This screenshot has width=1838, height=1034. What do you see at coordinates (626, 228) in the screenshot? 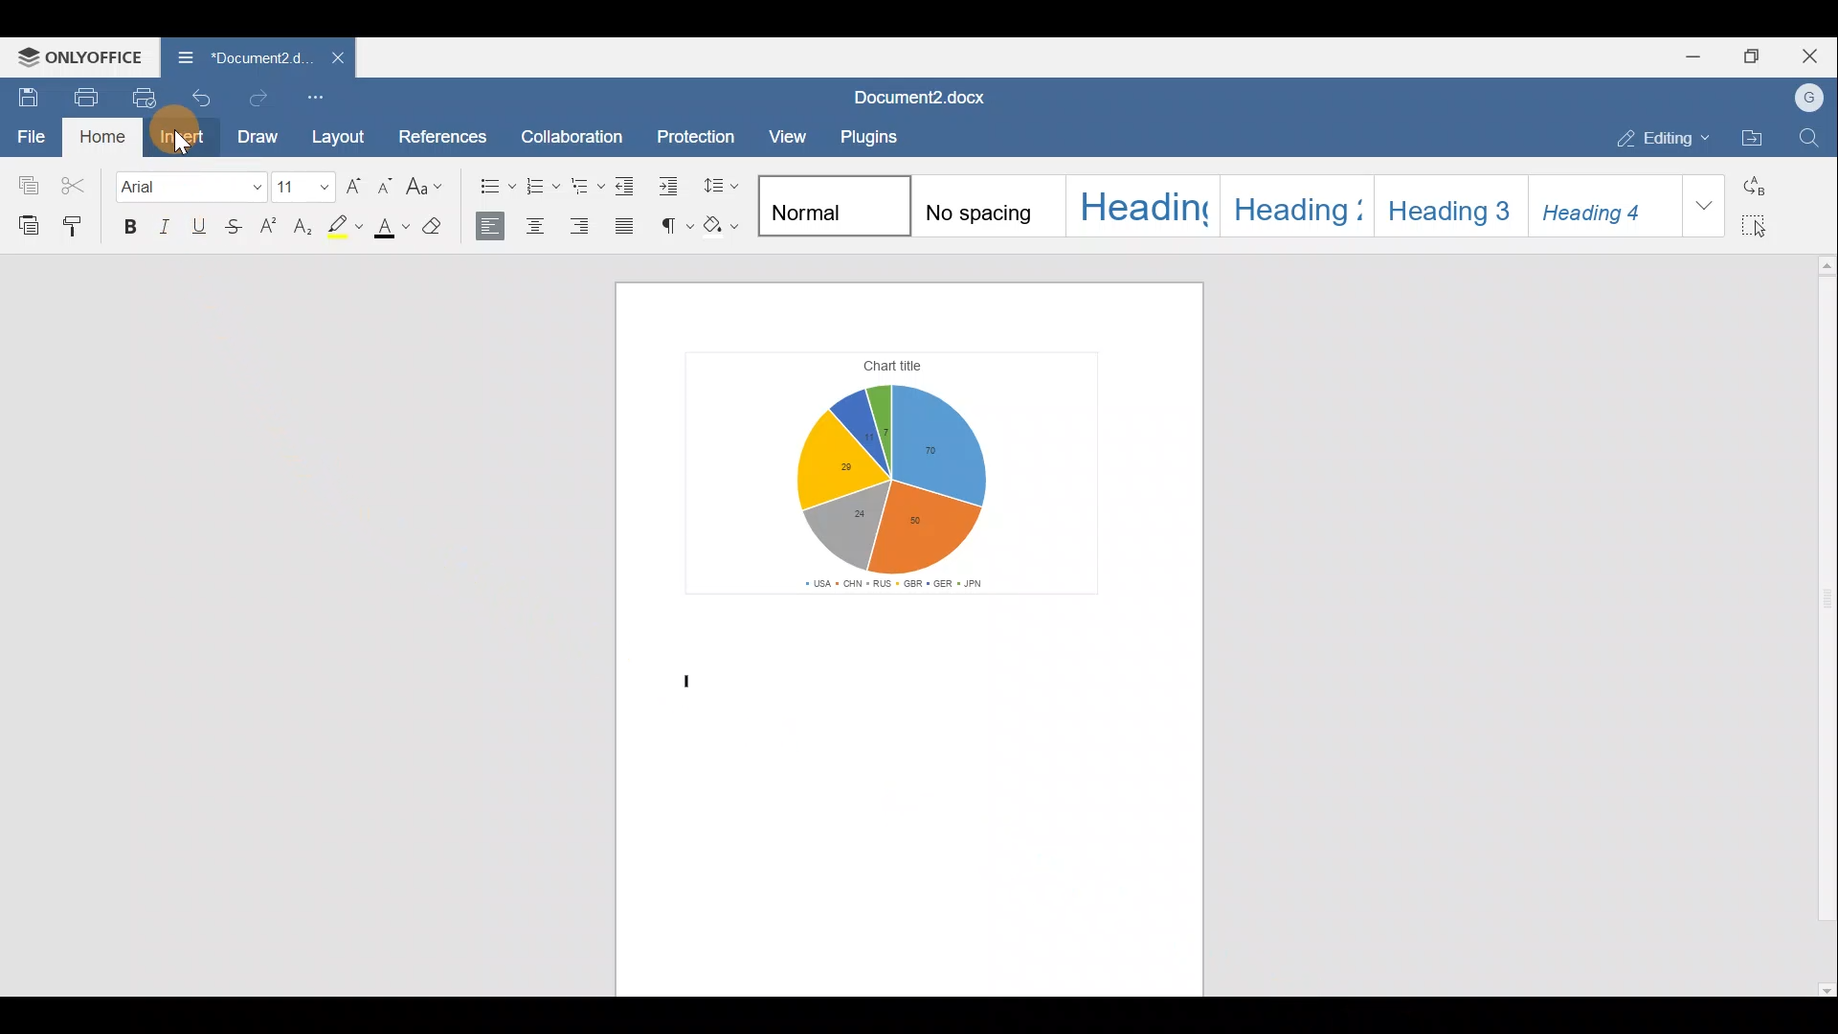
I see `Justified` at bounding box center [626, 228].